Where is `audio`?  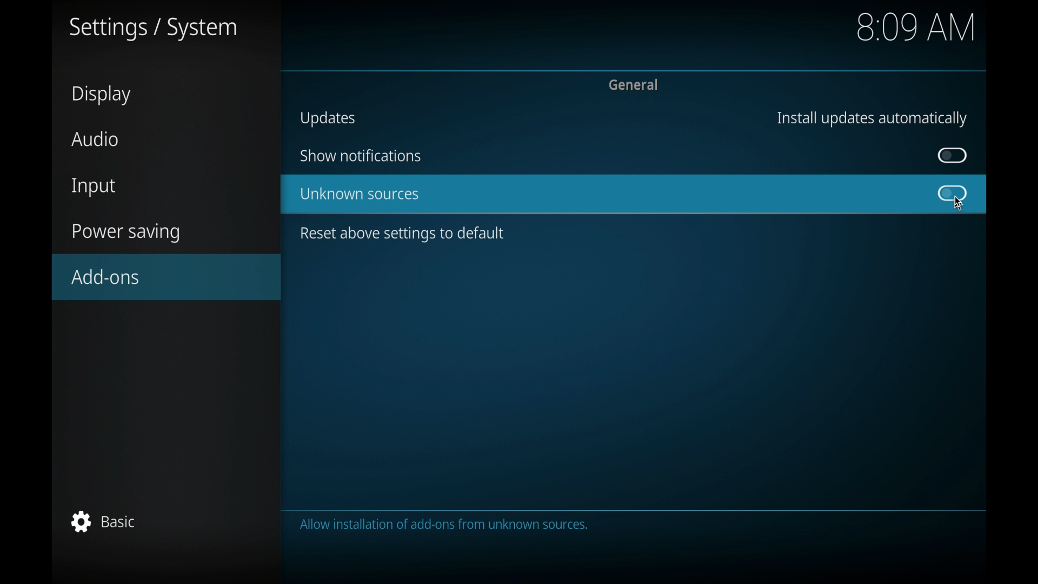
audio is located at coordinates (96, 138).